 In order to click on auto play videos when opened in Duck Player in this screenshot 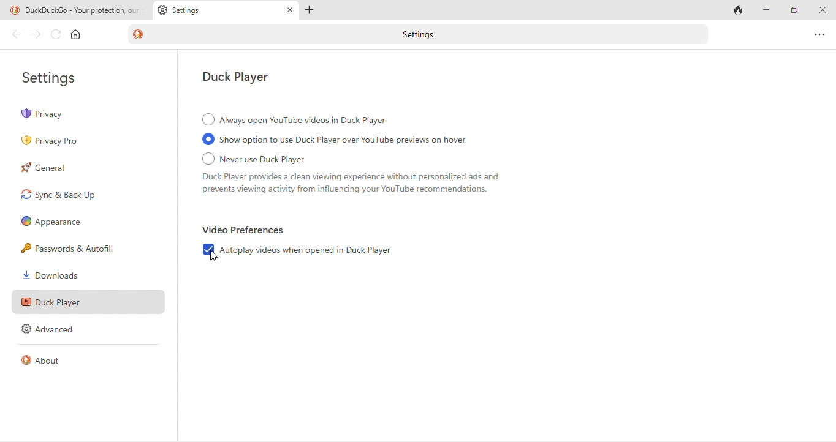, I will do `click(303, 252)`.